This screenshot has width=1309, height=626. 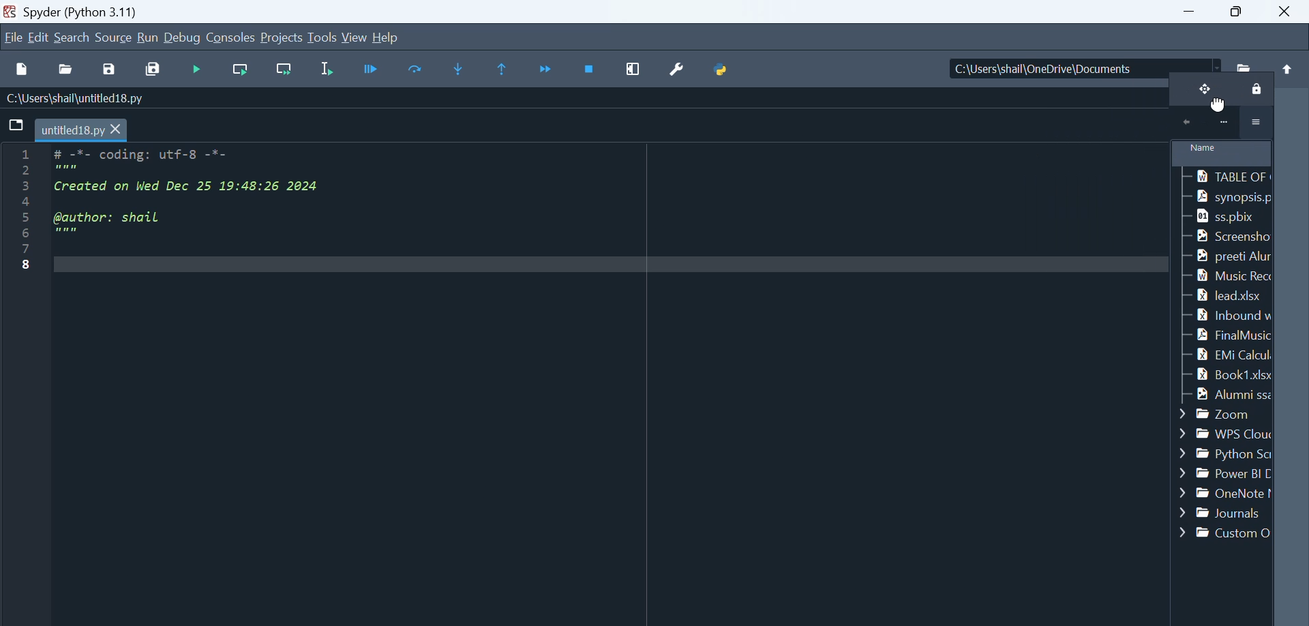 I want to click on lead xlsx.., so click(x=1226, y=293).